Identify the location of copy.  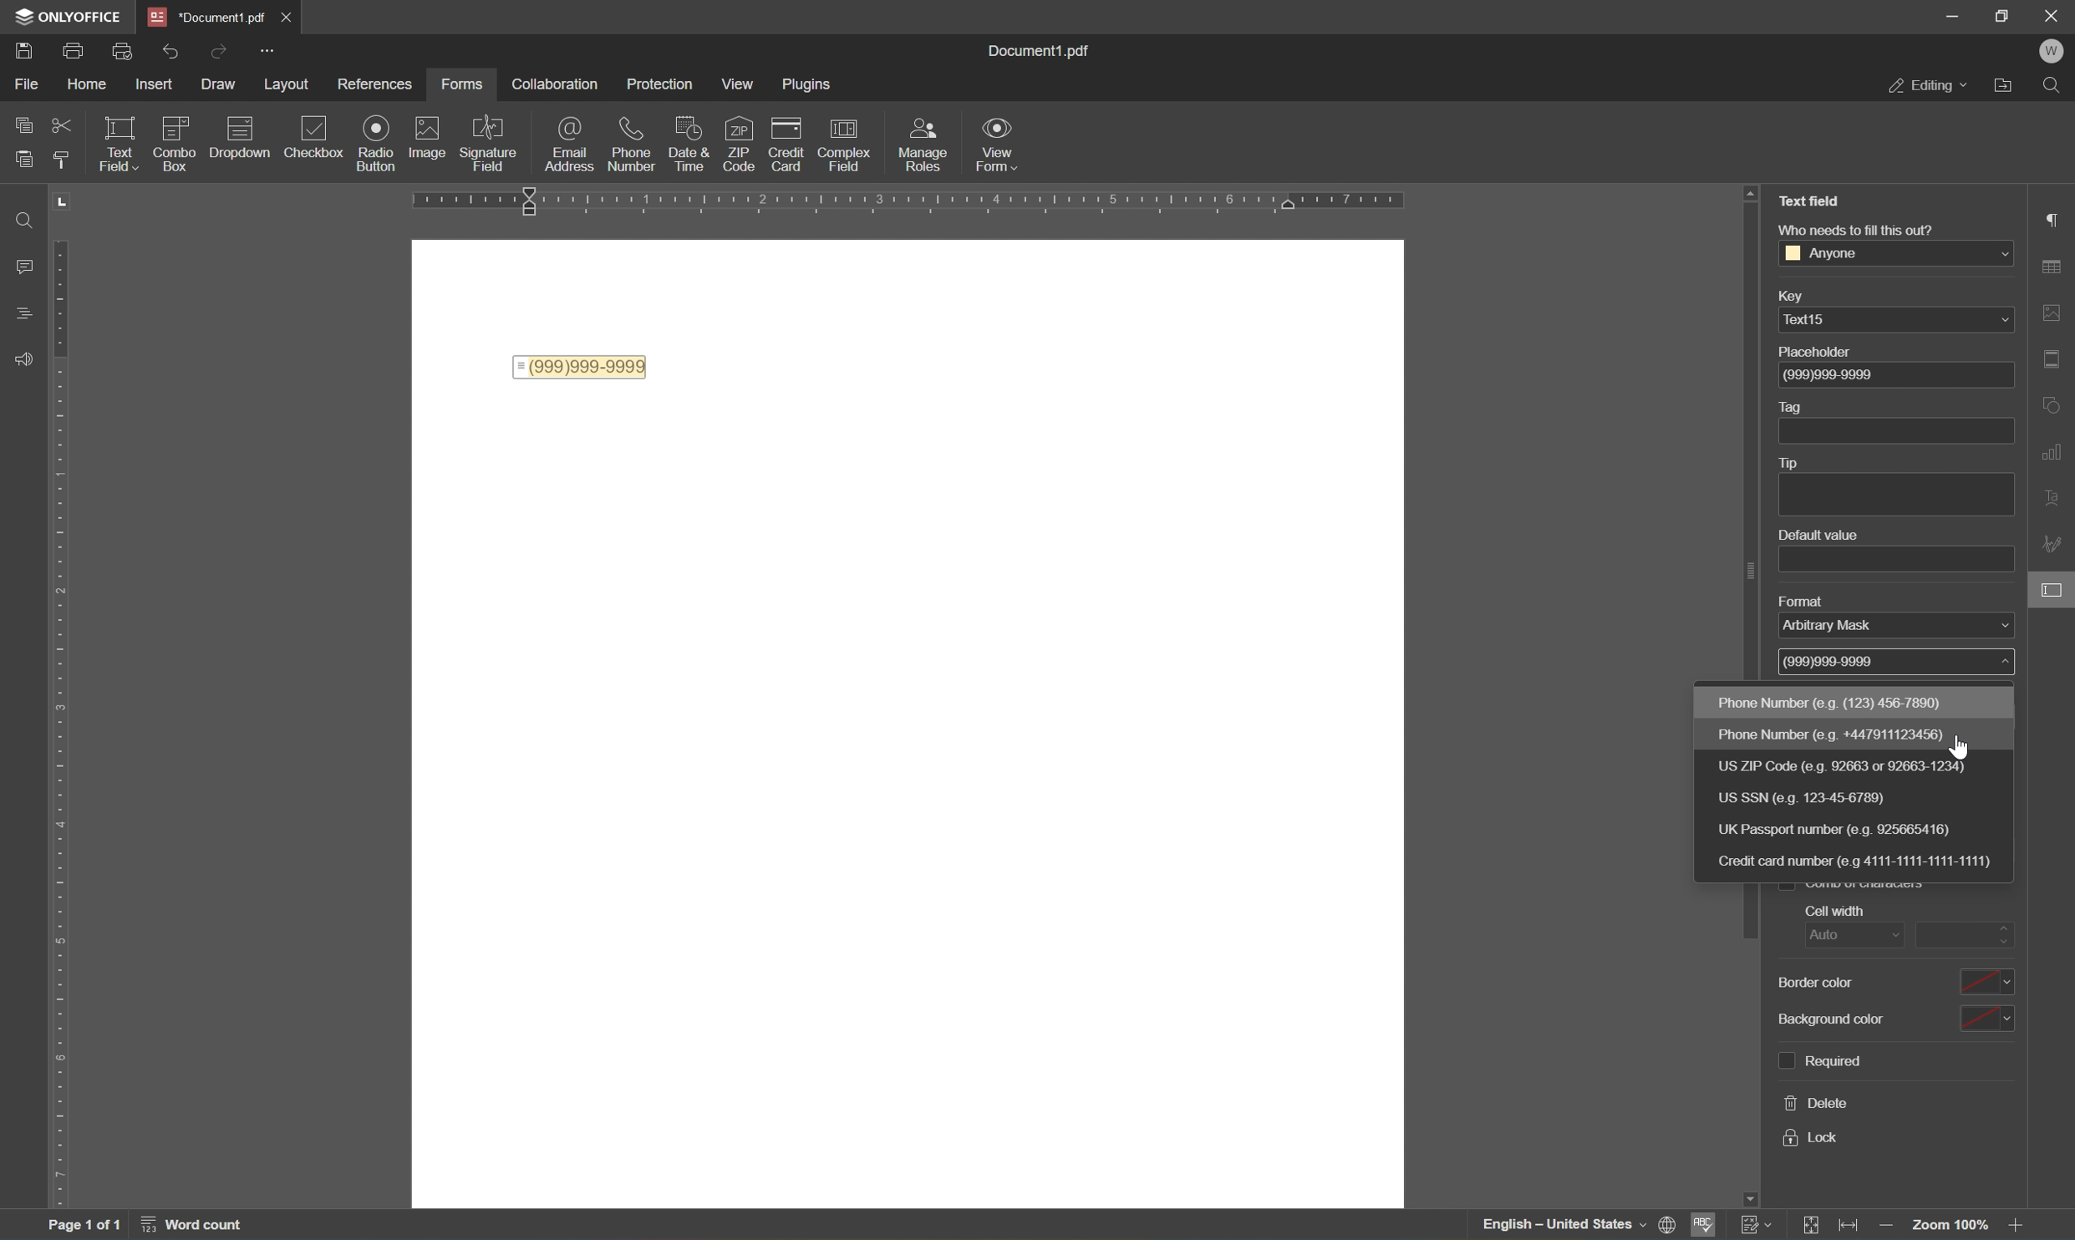
(16, 124).